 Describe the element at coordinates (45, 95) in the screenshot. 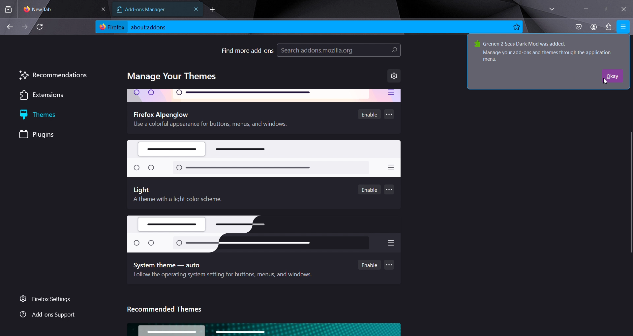

I see `extensions` at that location.